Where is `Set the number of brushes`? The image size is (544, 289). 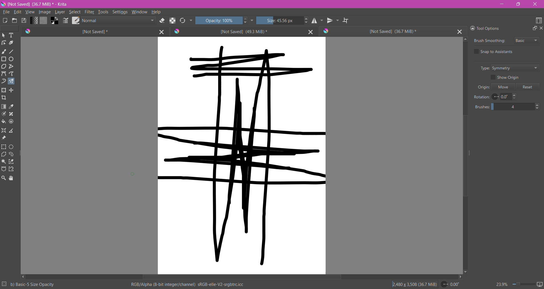 Set the number of brushes is located at coordinates (505, 107).